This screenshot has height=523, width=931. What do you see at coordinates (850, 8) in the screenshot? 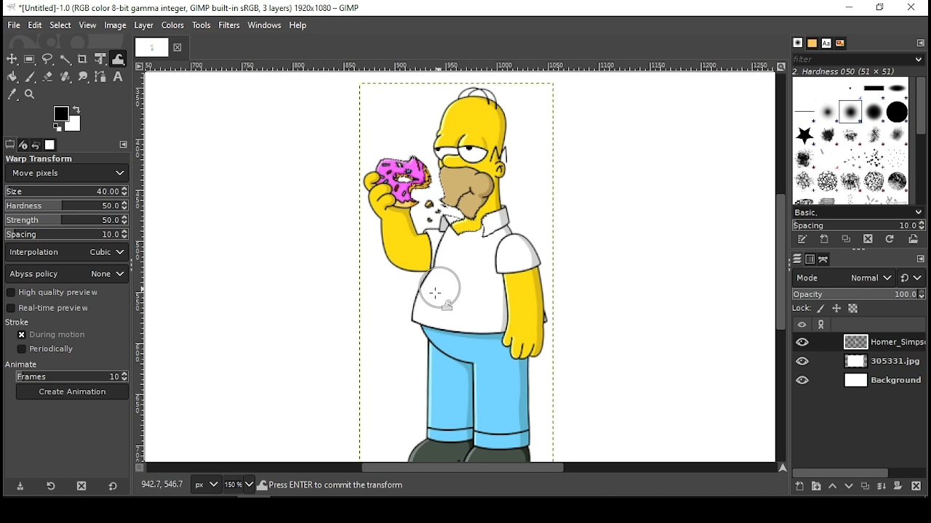
I see `minimize` at bounding box center [850, 8].